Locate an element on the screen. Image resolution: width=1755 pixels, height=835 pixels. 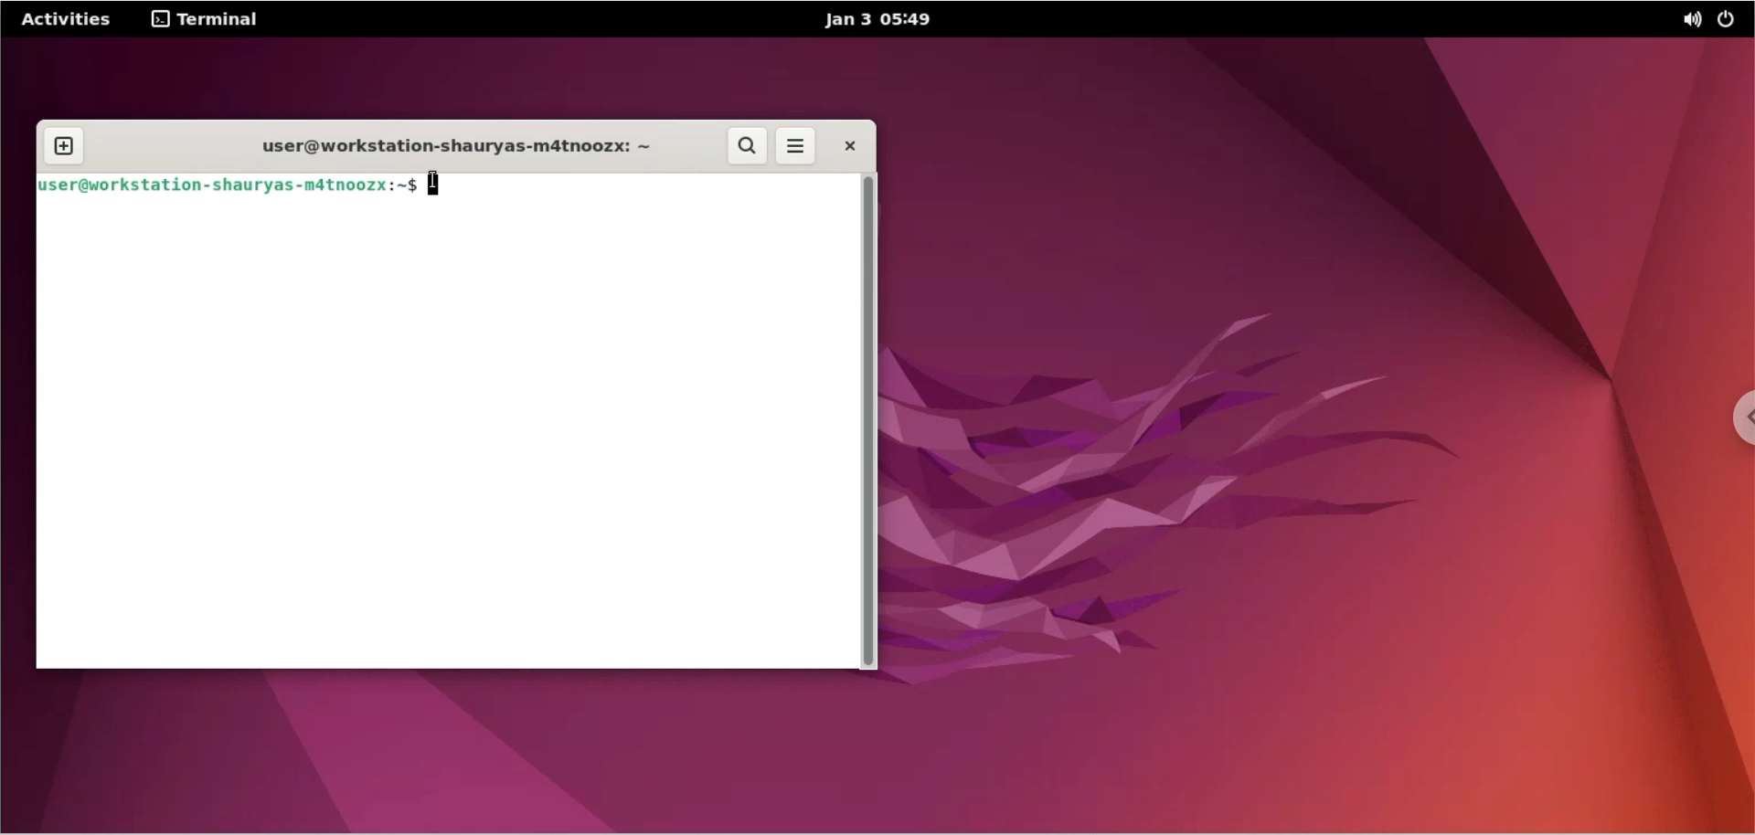
user@workstation-shauryas-m4tnoozx: ~ is located at coordinates (449, 146).